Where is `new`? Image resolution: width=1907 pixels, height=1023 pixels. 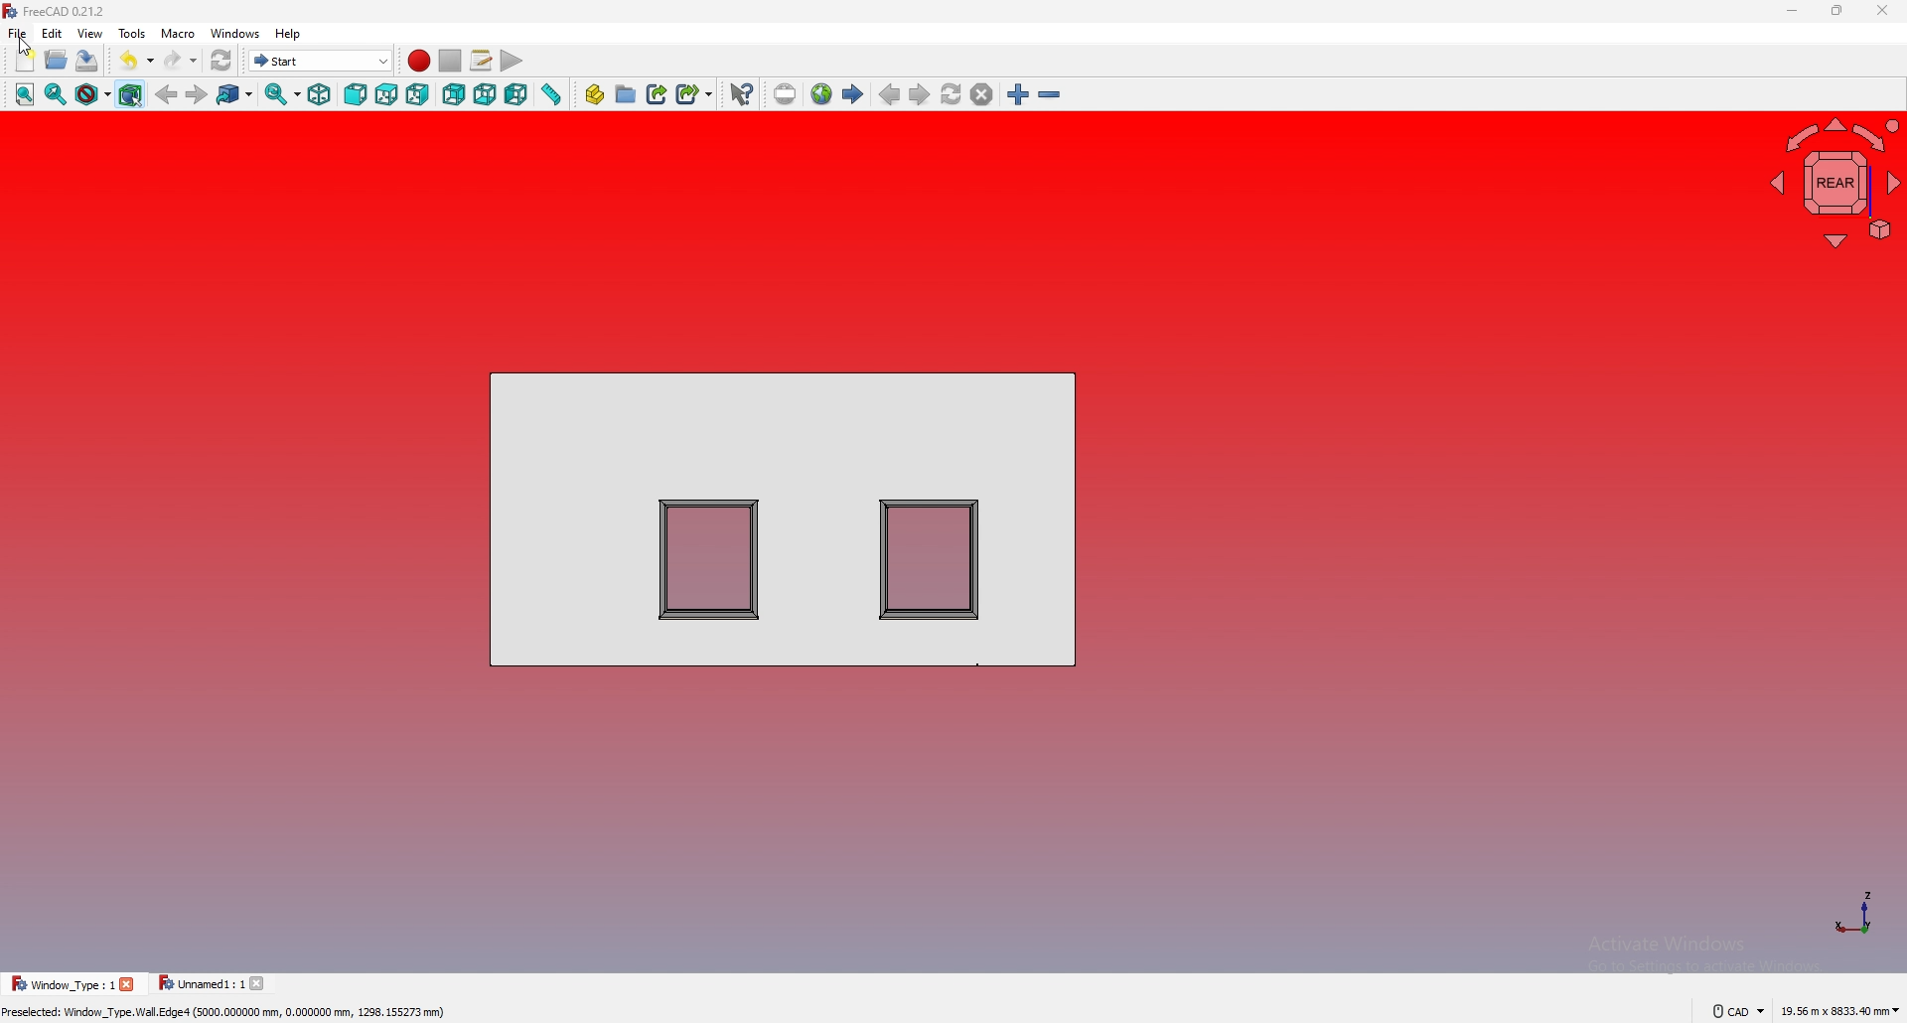
new is located at coordinates (26, 62).